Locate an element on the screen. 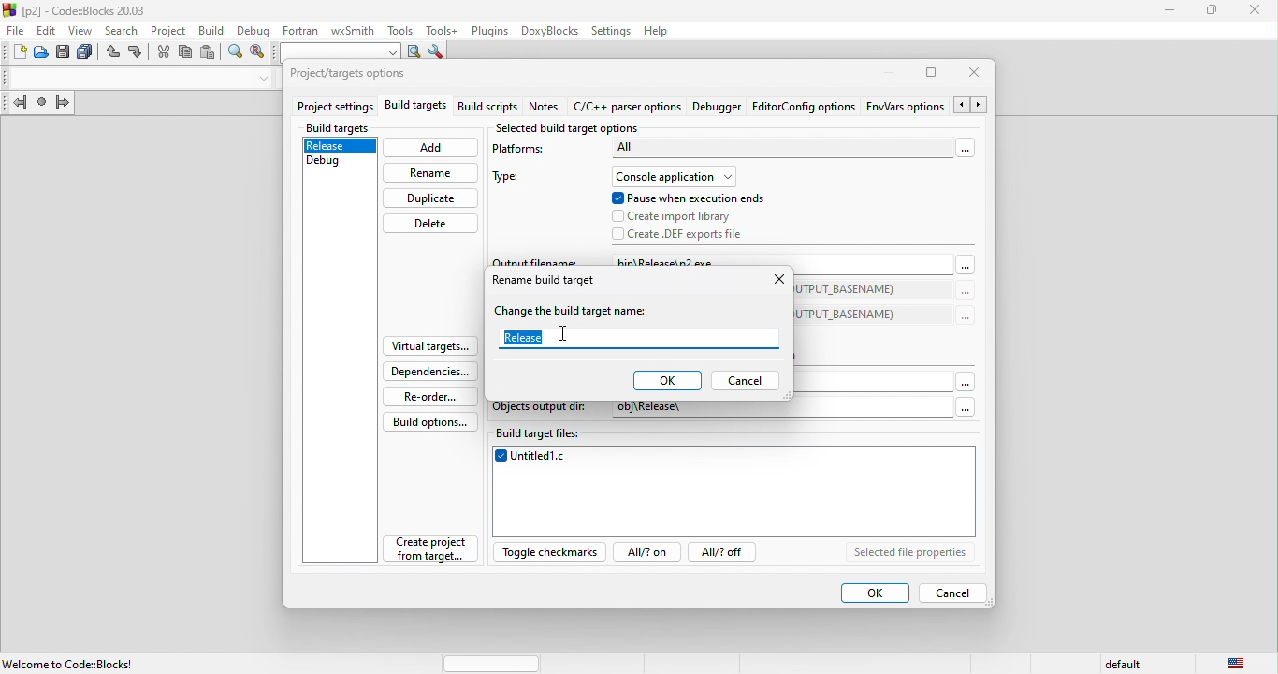 Image resolution: width=1278 pixels, height=674 pixels. maximize is located at coordinates (1213, 11).